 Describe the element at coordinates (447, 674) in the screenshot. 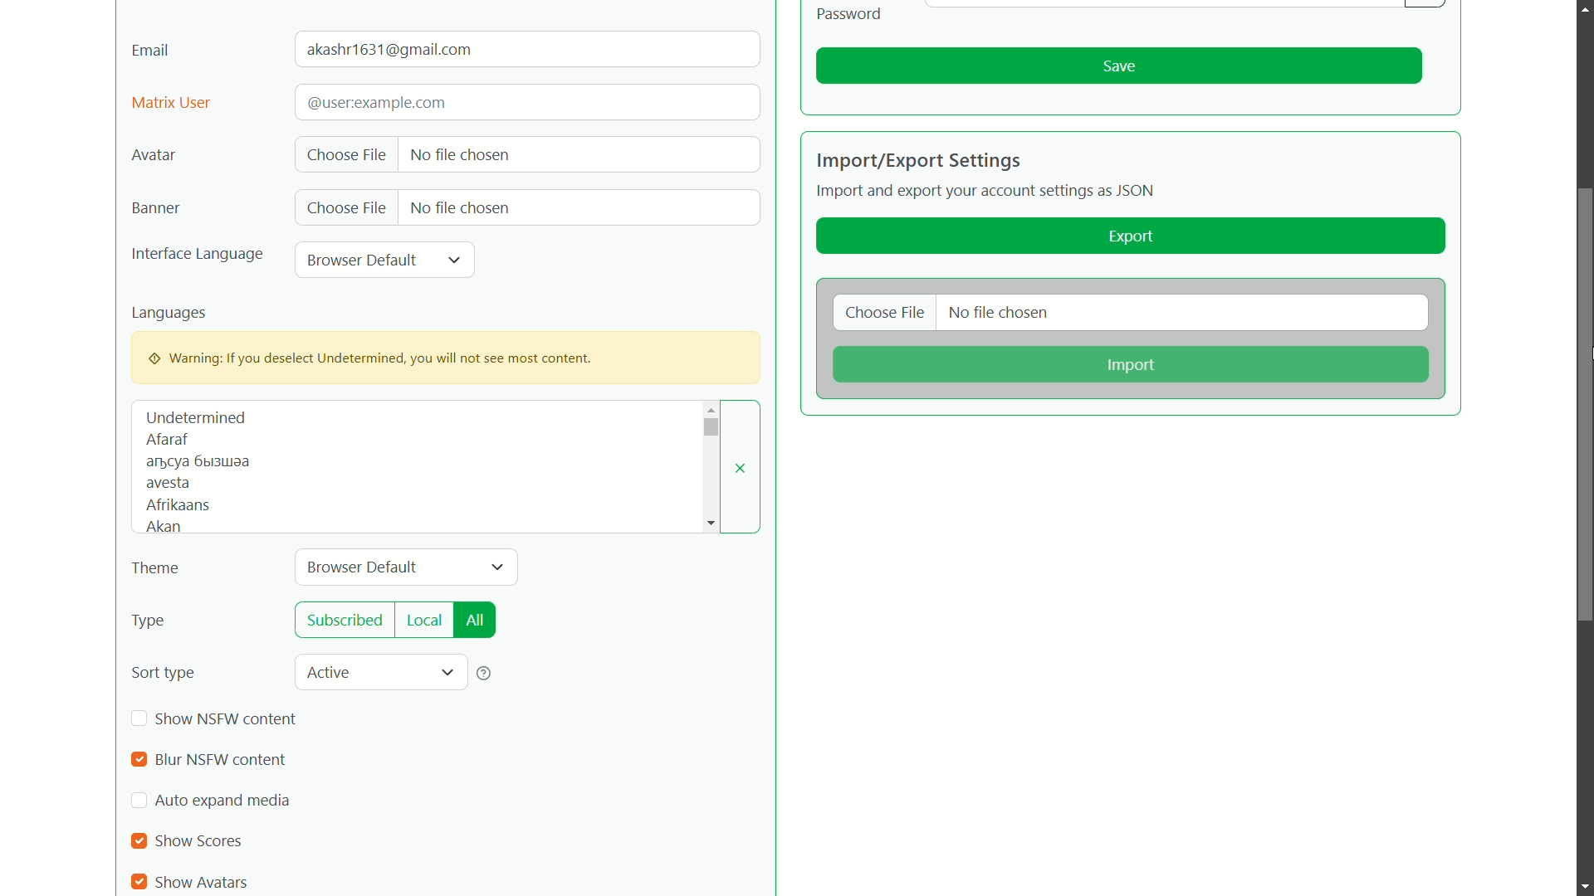

I see `dropdown` at that location.